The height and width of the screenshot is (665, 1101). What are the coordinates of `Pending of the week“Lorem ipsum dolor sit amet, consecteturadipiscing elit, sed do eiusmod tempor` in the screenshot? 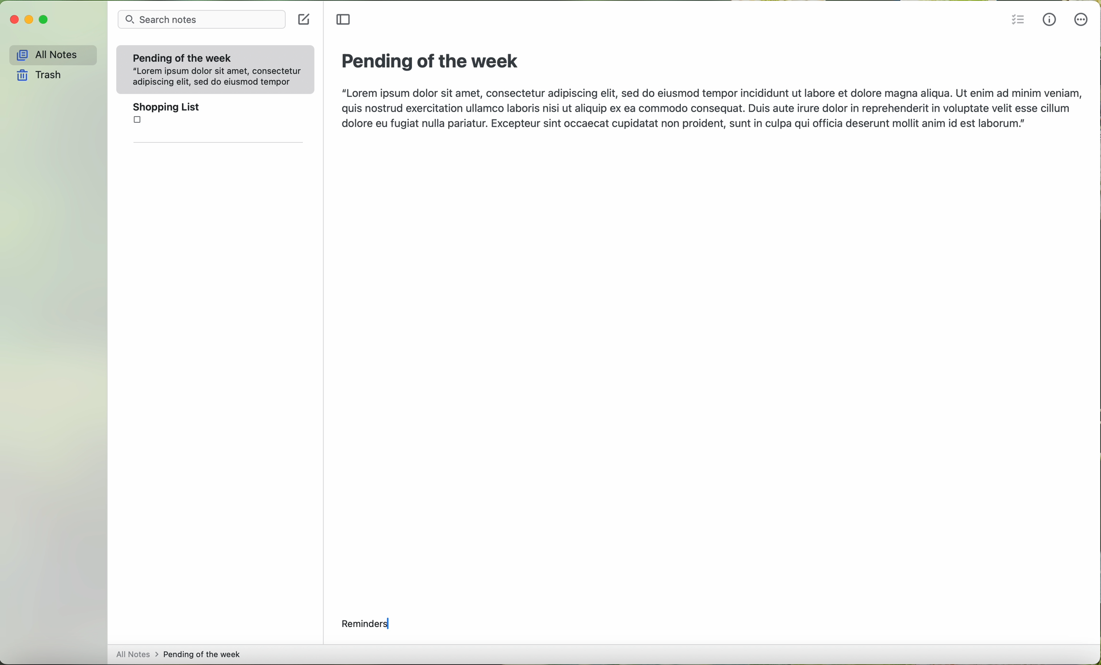 It's located at (214, 68).